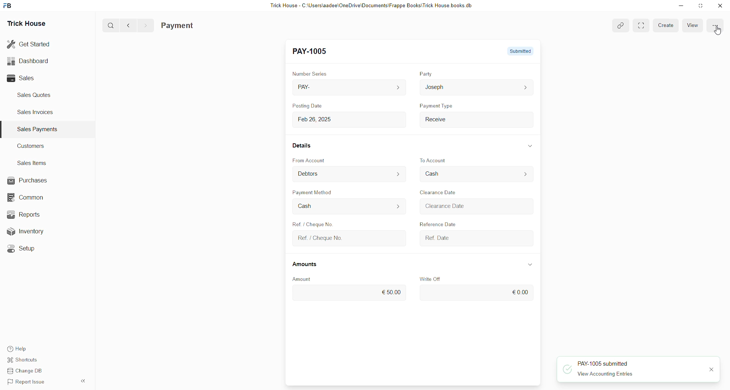  Describe the element at coordinates (146, 26) in the screenshot. I see `Forward` at that location.